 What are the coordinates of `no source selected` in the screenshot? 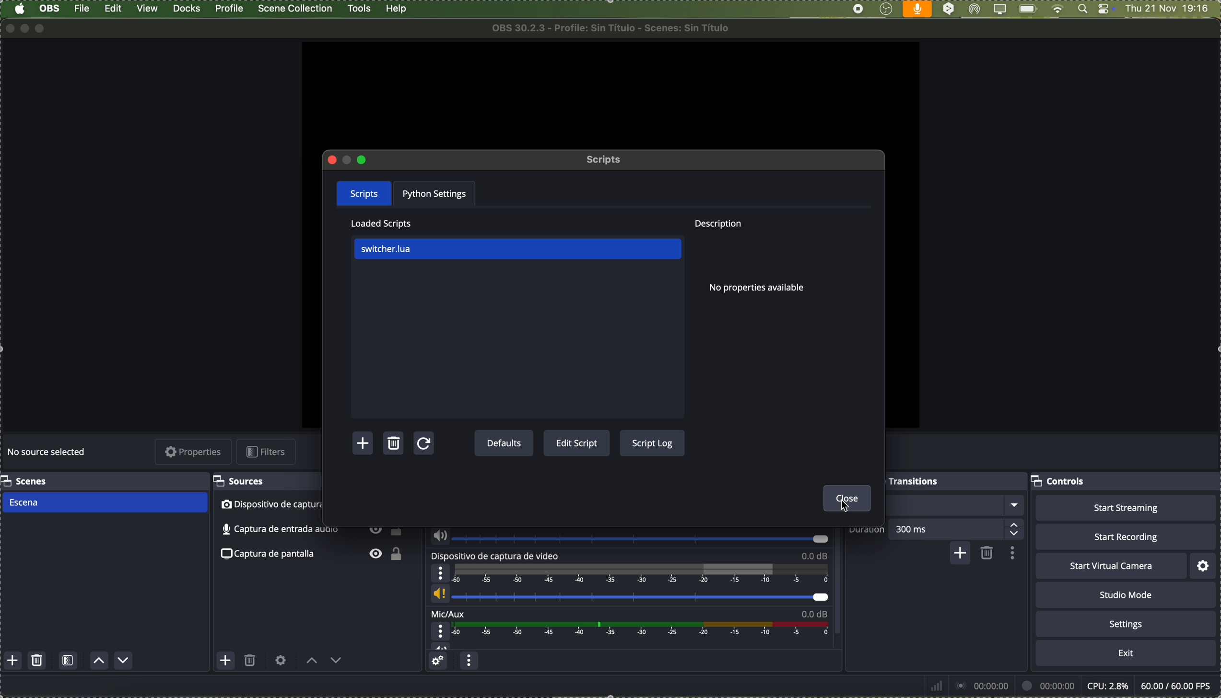 It's located at (48, 453).